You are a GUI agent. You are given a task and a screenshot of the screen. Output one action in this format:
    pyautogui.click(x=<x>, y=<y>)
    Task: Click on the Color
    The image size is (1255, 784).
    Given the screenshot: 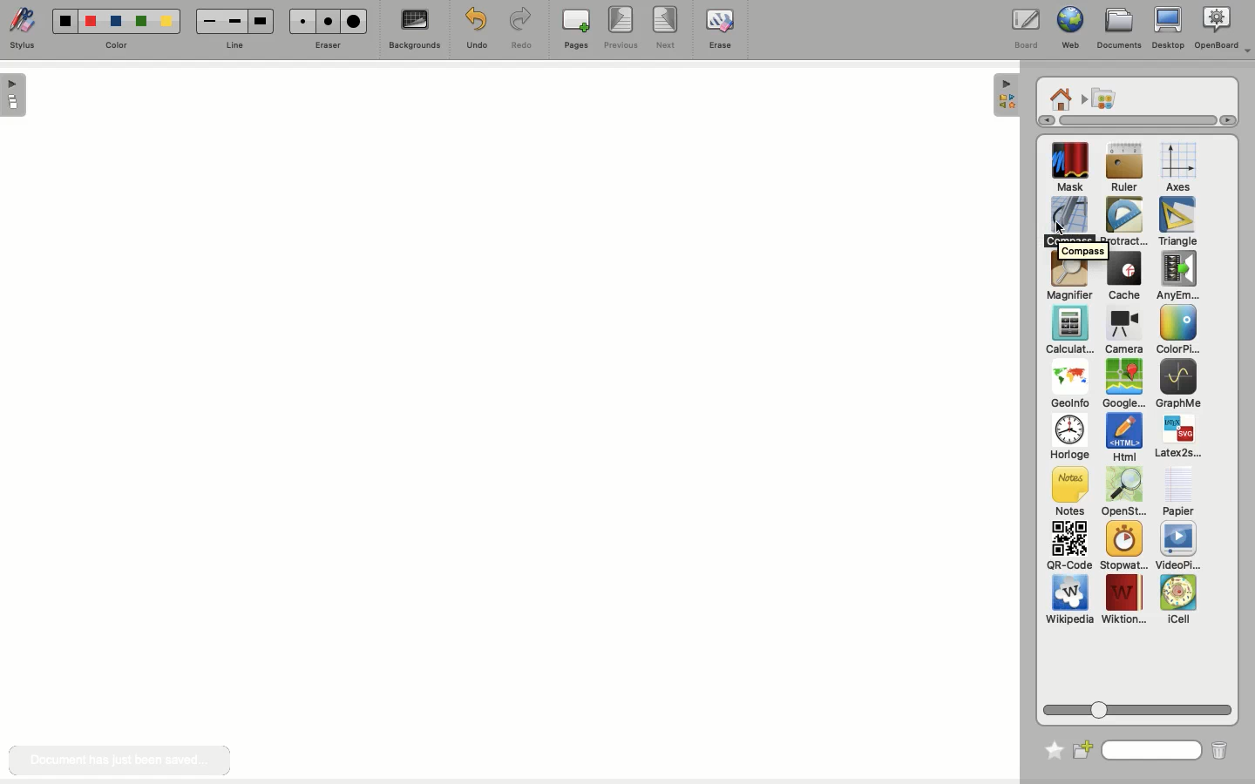 What is the action you would take?
    pyautogui.click(x=1175, y=331)
    